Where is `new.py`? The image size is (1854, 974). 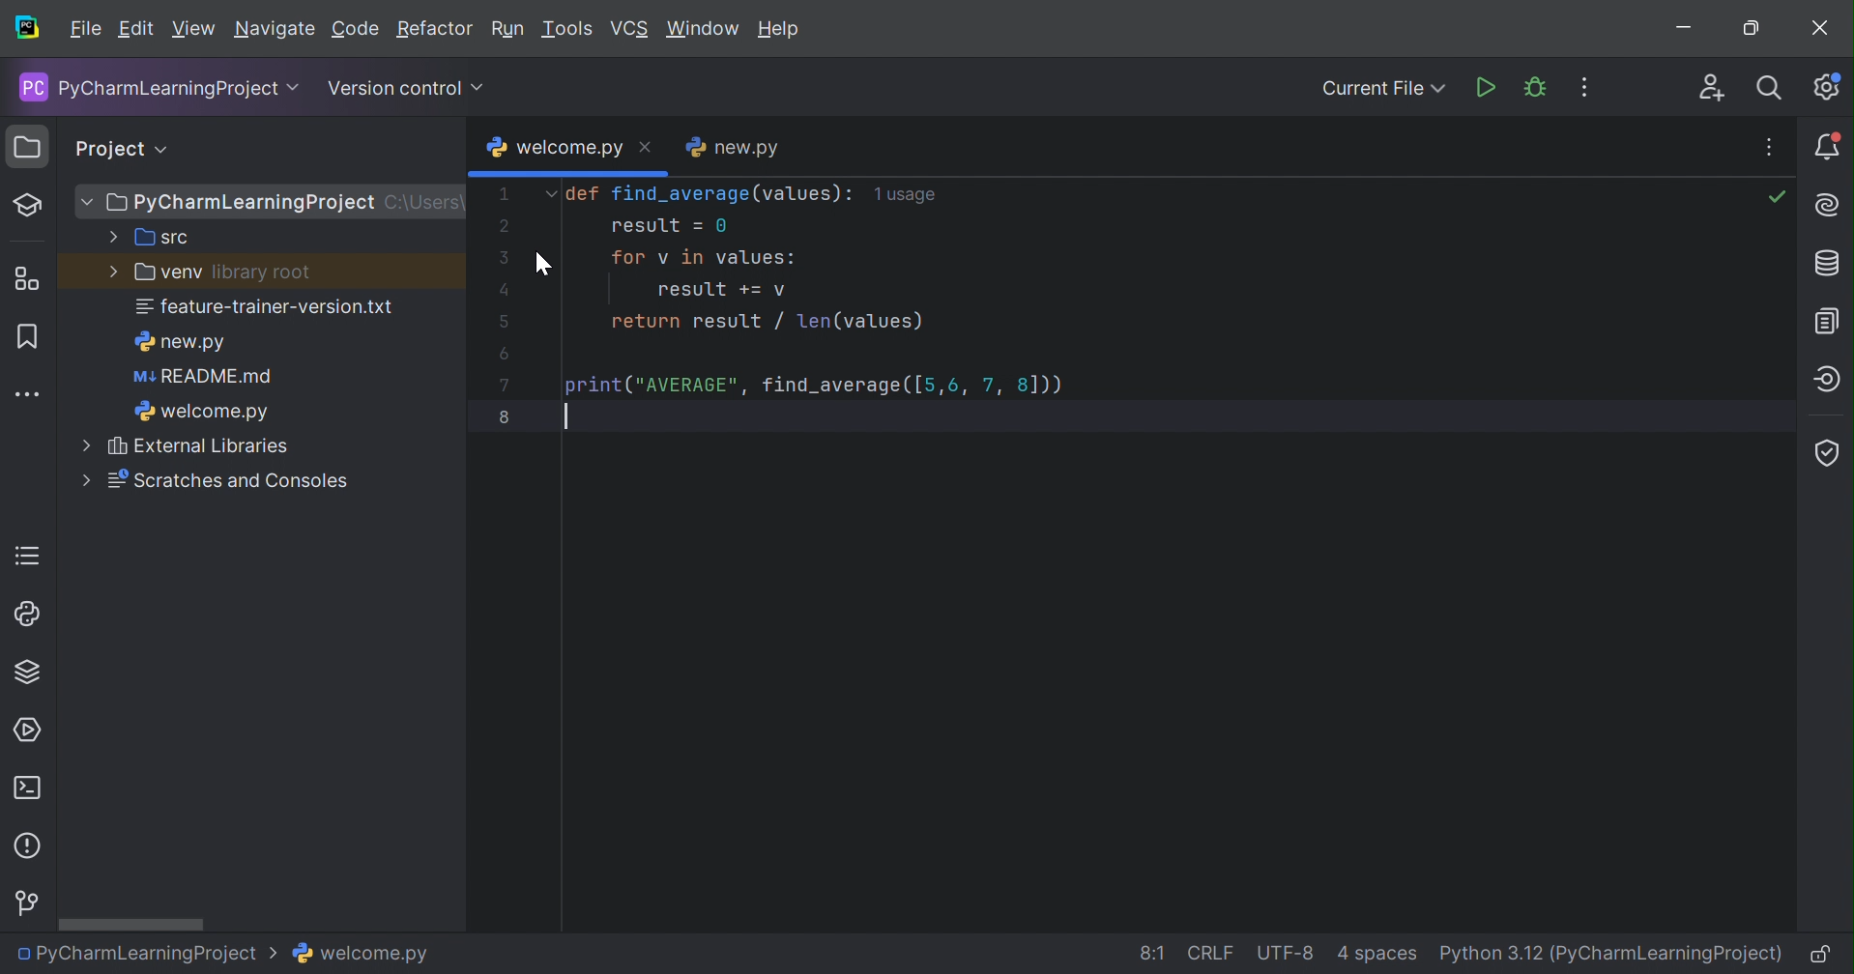
new.py is located at coordinates (186, 344).